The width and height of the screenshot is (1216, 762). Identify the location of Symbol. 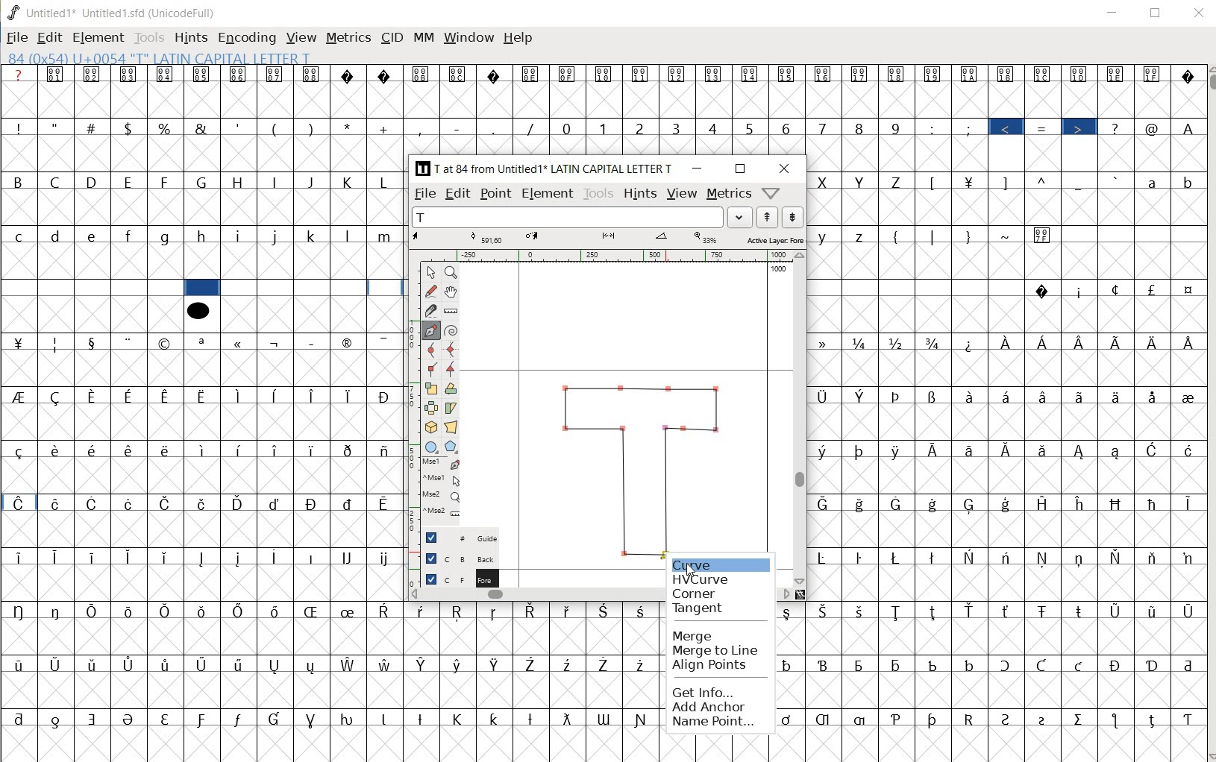
(496, 74).